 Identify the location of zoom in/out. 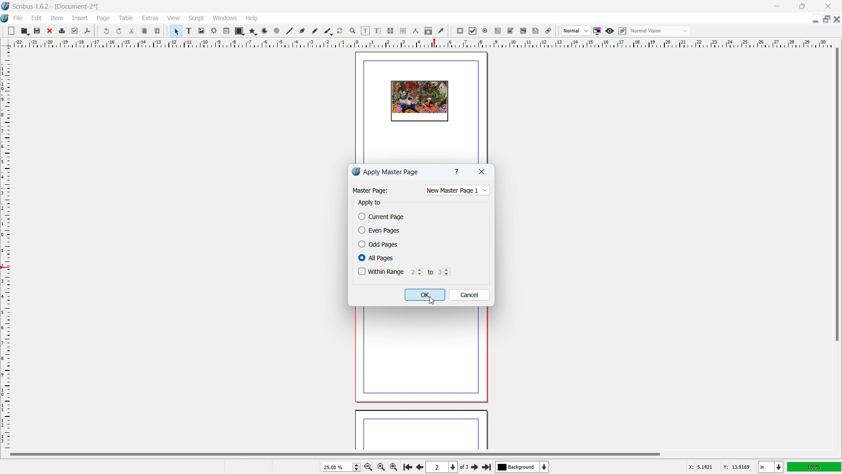
(353, 31).